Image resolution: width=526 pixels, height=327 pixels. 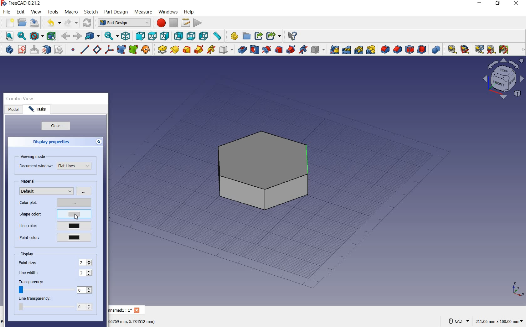 I want to click on current shape color, so click(x=75, y=215).